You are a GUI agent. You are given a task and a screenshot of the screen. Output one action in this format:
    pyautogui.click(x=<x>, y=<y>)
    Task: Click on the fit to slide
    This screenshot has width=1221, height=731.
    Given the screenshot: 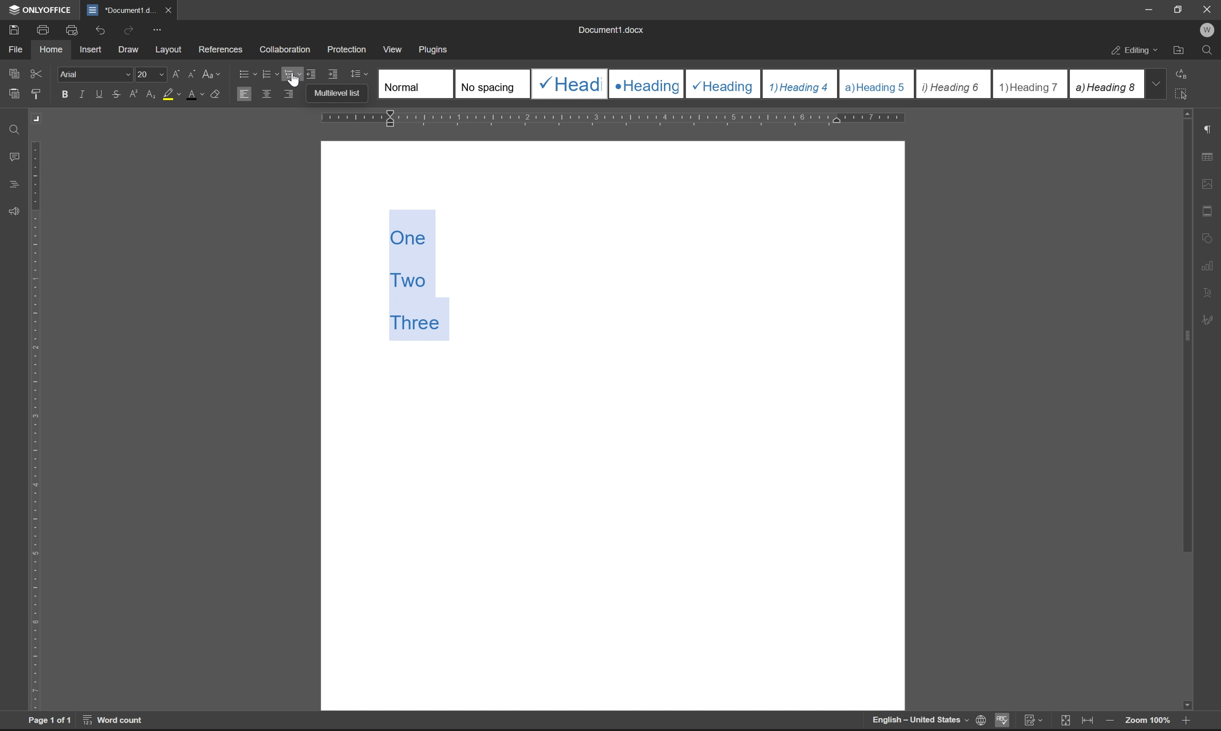 What is the action you would take?
    pyautogui.click(x=1065, y=721)
    